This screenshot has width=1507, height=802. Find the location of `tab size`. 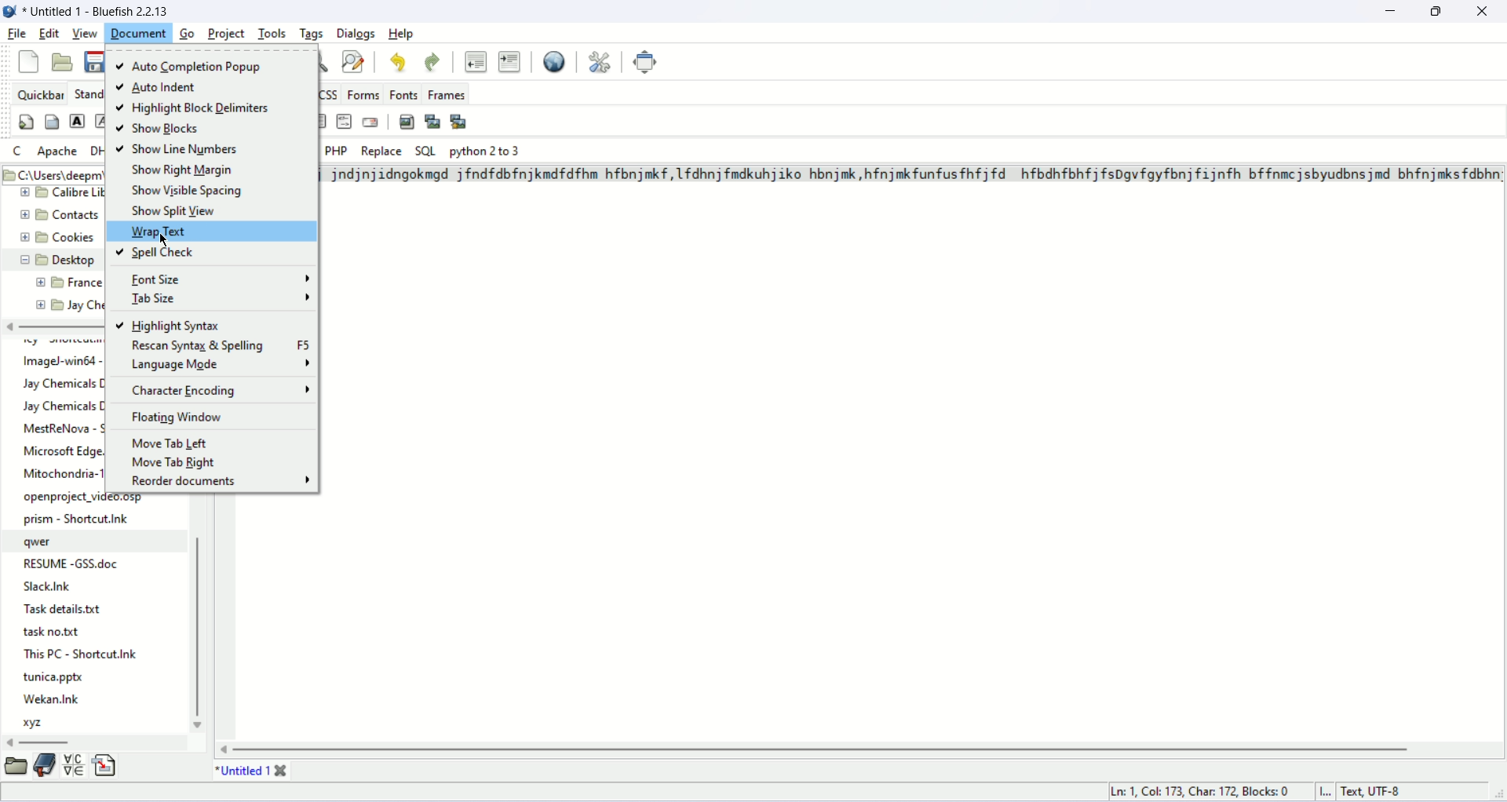

tab size is located at coordinates (221, 300).